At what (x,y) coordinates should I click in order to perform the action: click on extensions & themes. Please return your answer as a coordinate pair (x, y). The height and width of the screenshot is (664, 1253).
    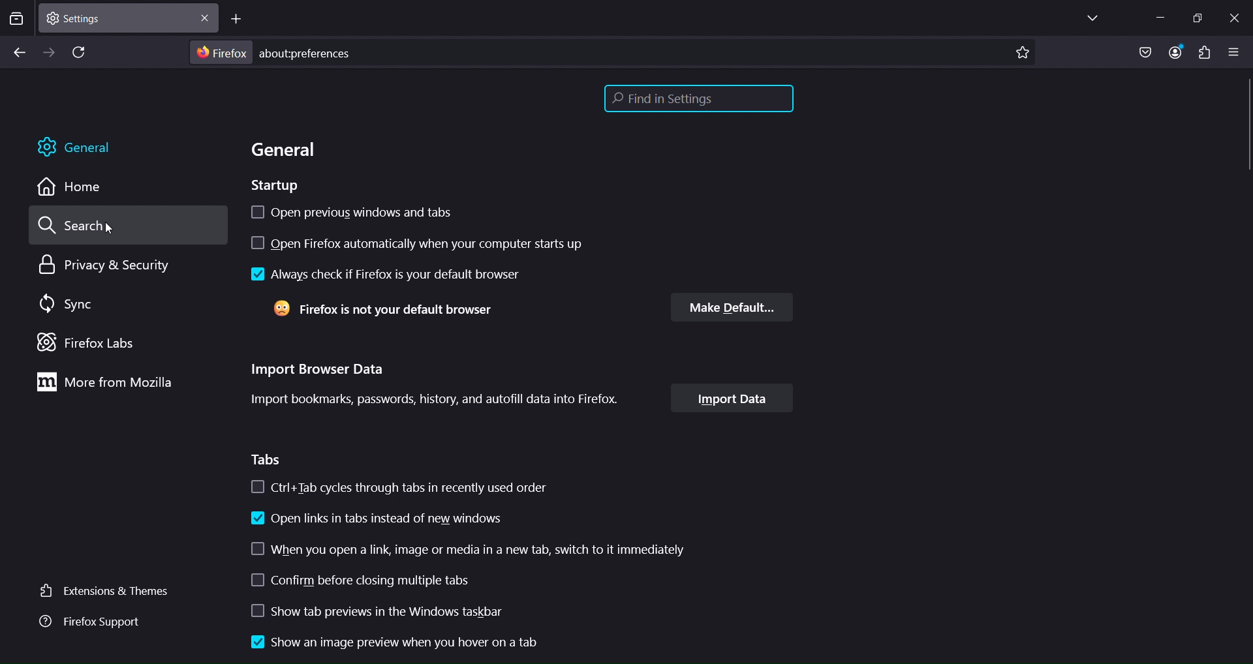
    Looking at the image, I should click on (107, 592).